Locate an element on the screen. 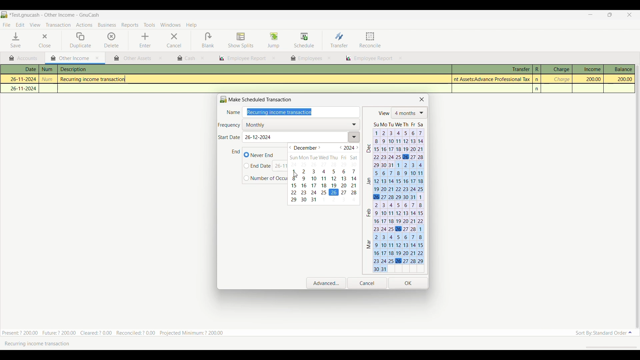 Image resolution: width=640 pixels, height=360 pixels. Charge column is located at coordinates (556, 69).